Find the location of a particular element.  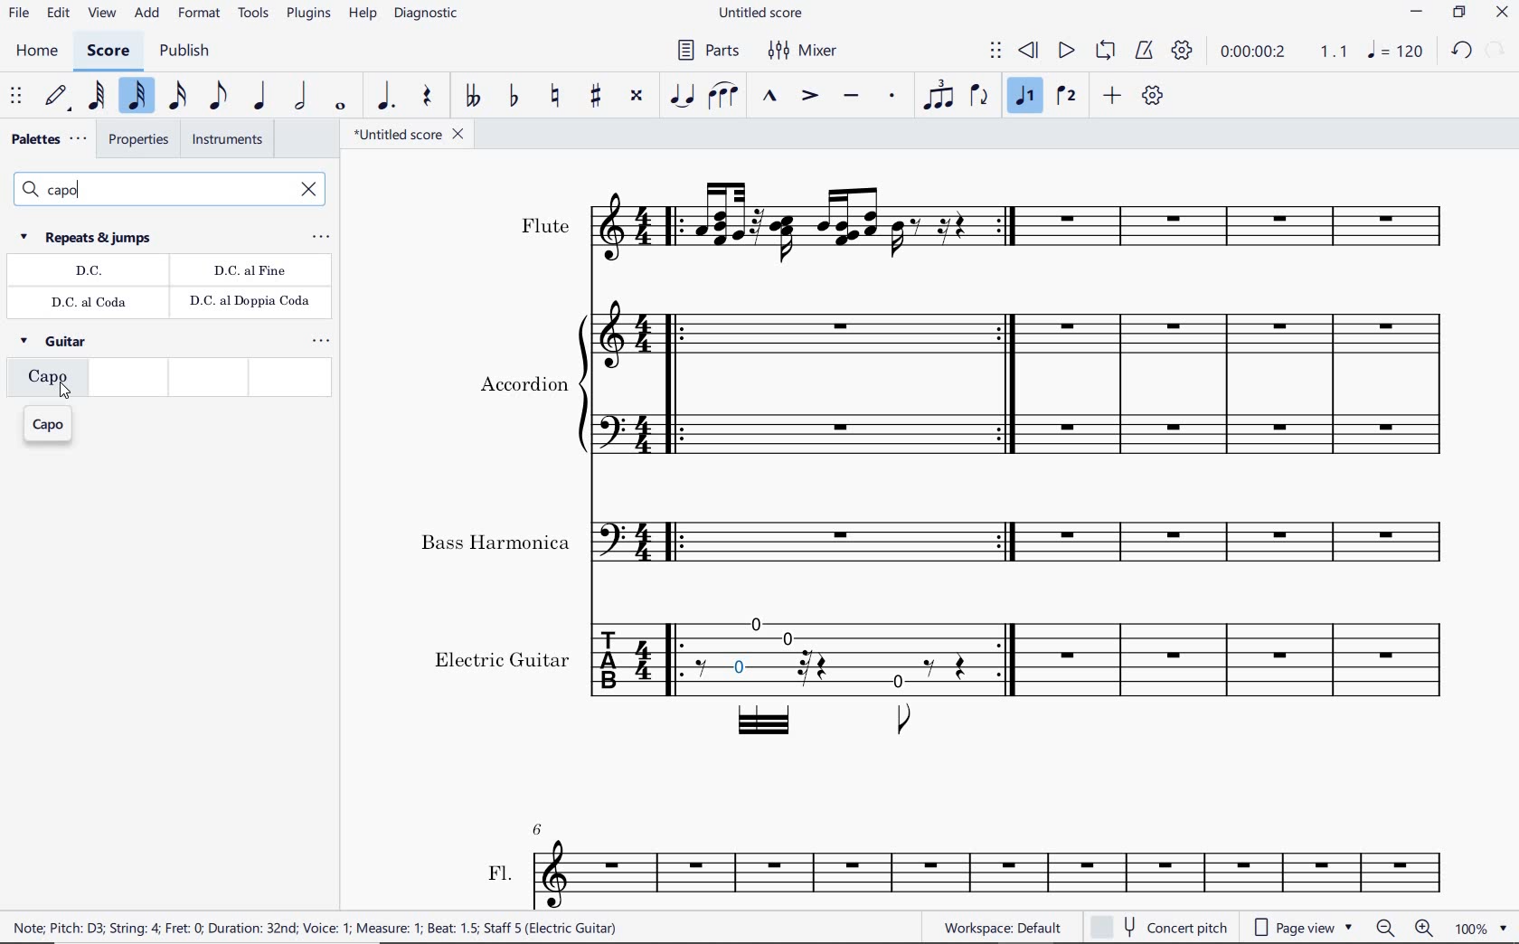

tools is located at coordinates (253, 18).